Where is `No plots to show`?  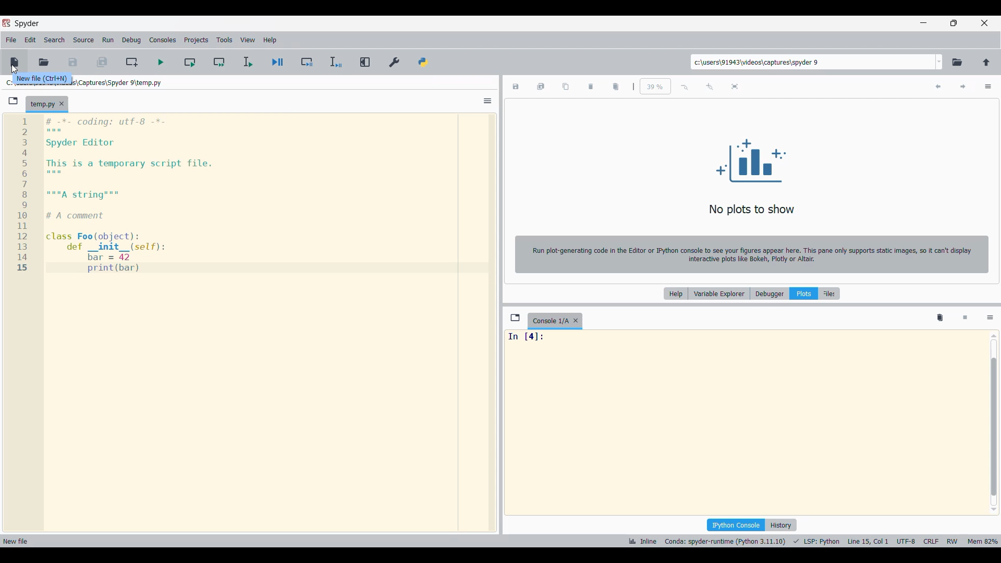 No plots to show is located at coordinates (755, 175).